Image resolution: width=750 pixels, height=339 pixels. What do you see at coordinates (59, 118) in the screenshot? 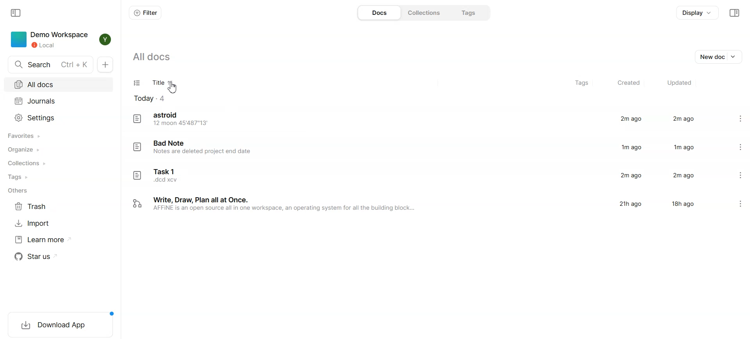
I see `Settings` at bounding box center [59, 118].